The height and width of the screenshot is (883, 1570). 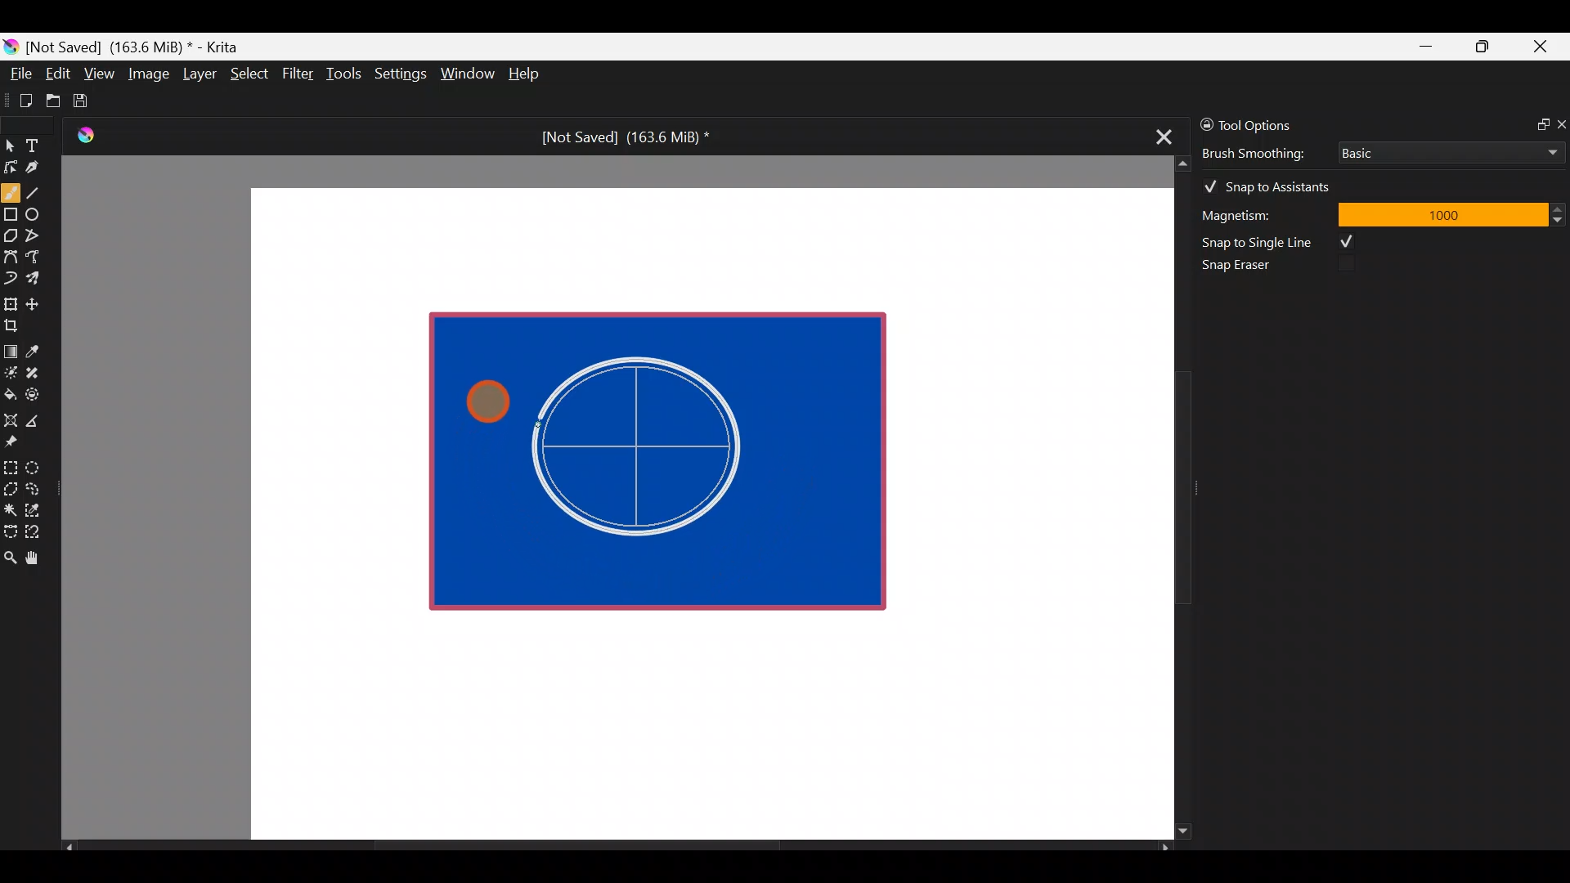 I want to click on Open an existing document, so click(x=54, y=103).